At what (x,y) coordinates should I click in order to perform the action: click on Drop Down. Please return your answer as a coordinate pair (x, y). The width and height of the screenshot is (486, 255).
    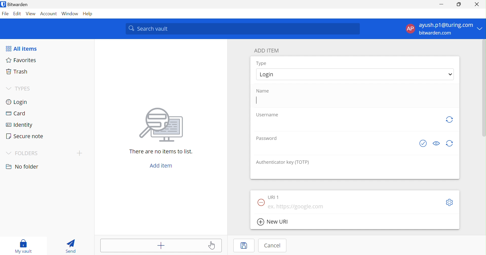
    Looking at the image, I should click on (79, 153).